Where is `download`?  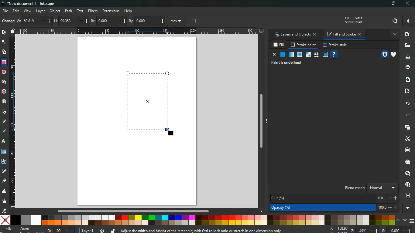
download is located at coordinates (407, 57).